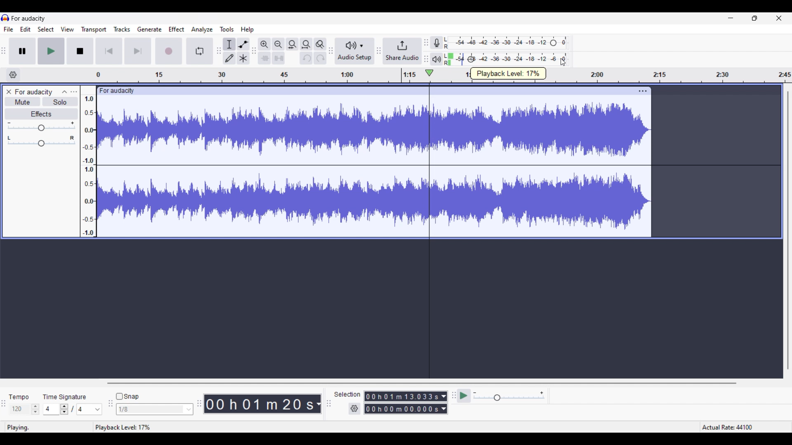  Describe the element at coordinates (279, 58) in the screenshot. I see `Silence audio selection` at that location.